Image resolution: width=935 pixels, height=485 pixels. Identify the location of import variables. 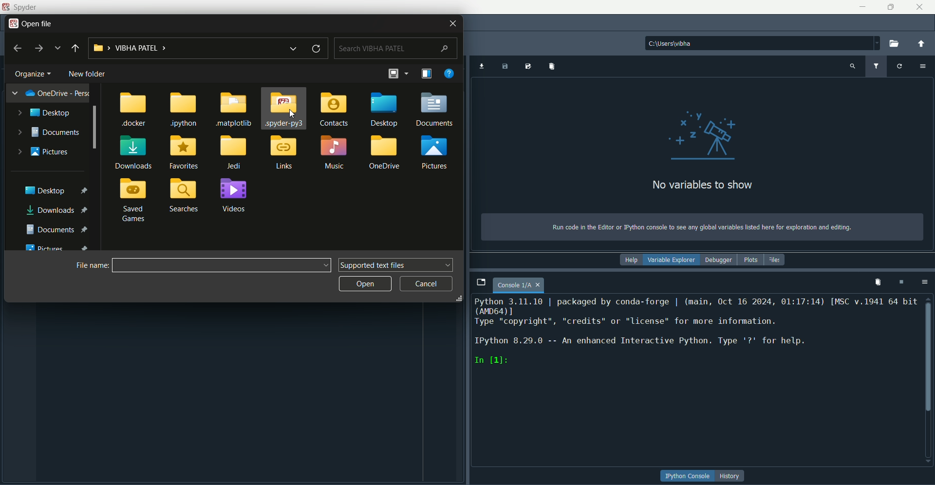
(551, 67).